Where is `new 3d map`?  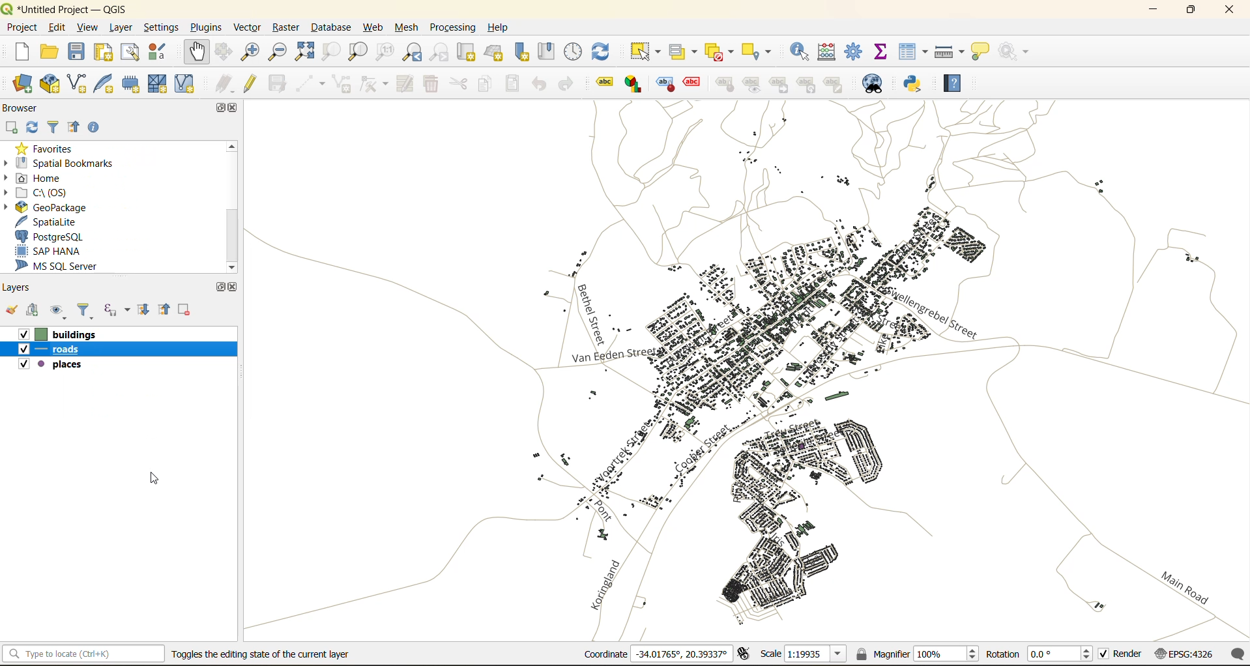
new 3d map is located at coordinates (495, 53).